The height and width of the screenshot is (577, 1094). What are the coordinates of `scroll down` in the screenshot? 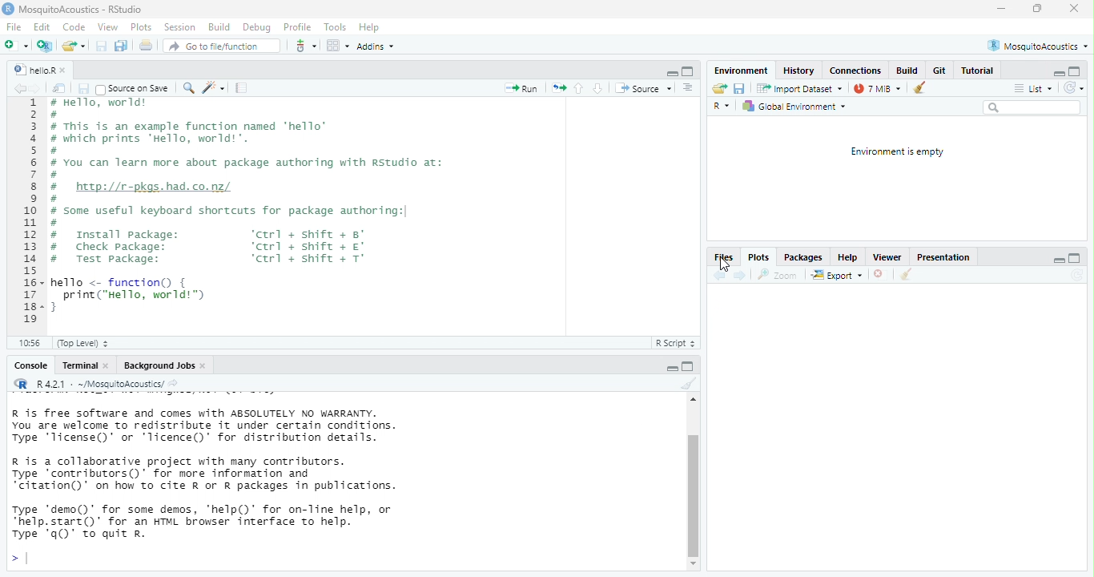 It's located at (691, 564).